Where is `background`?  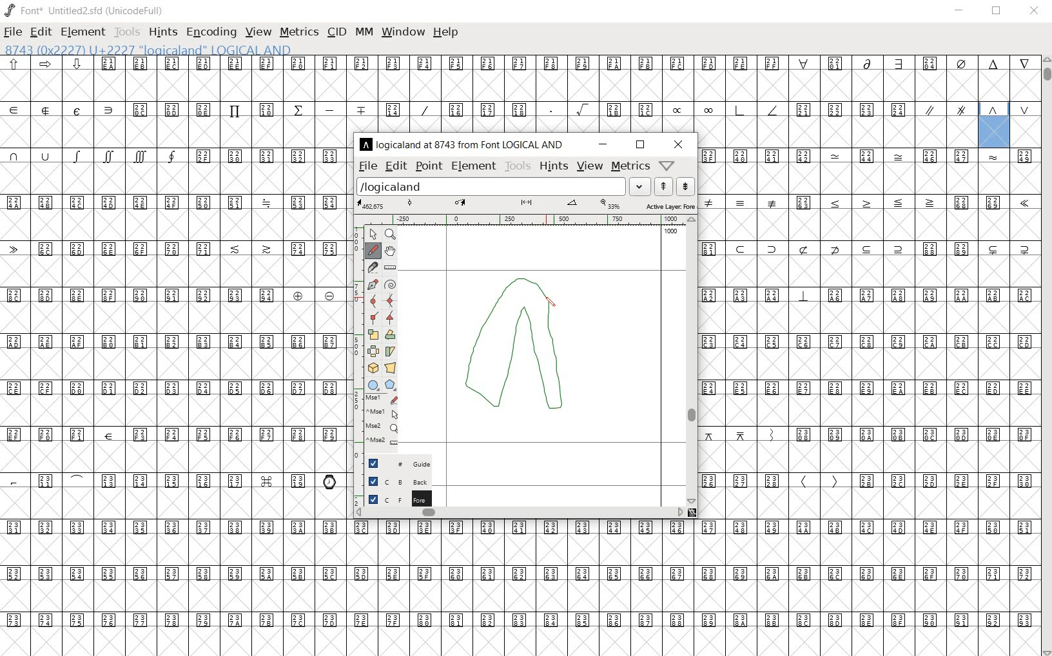
background is located at coordinates (393, 482).